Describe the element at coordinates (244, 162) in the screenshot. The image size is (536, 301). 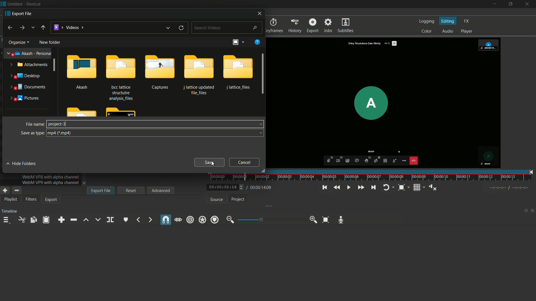
I see `Cancel` at that location.